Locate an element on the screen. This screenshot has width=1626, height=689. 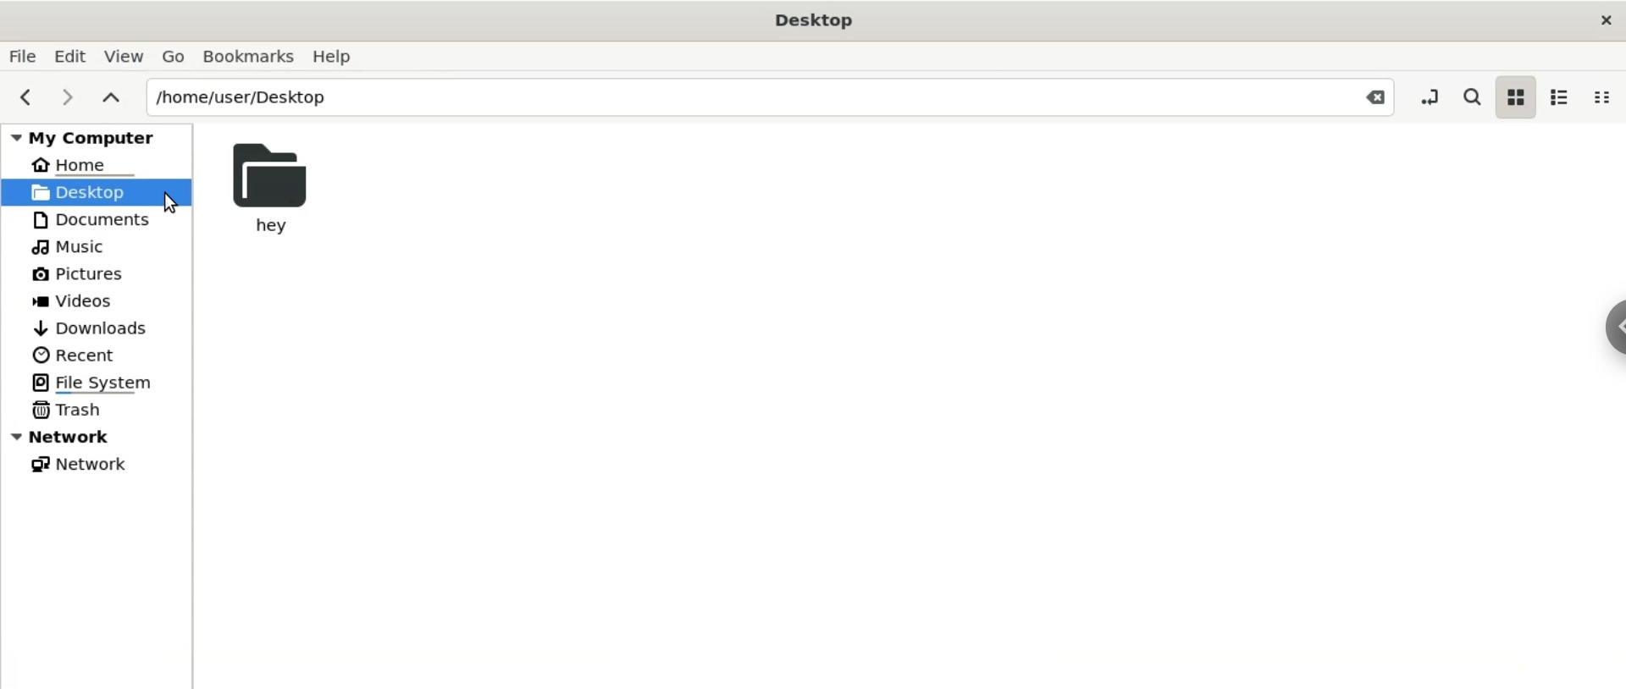
File is located at coordinates (23, 56).